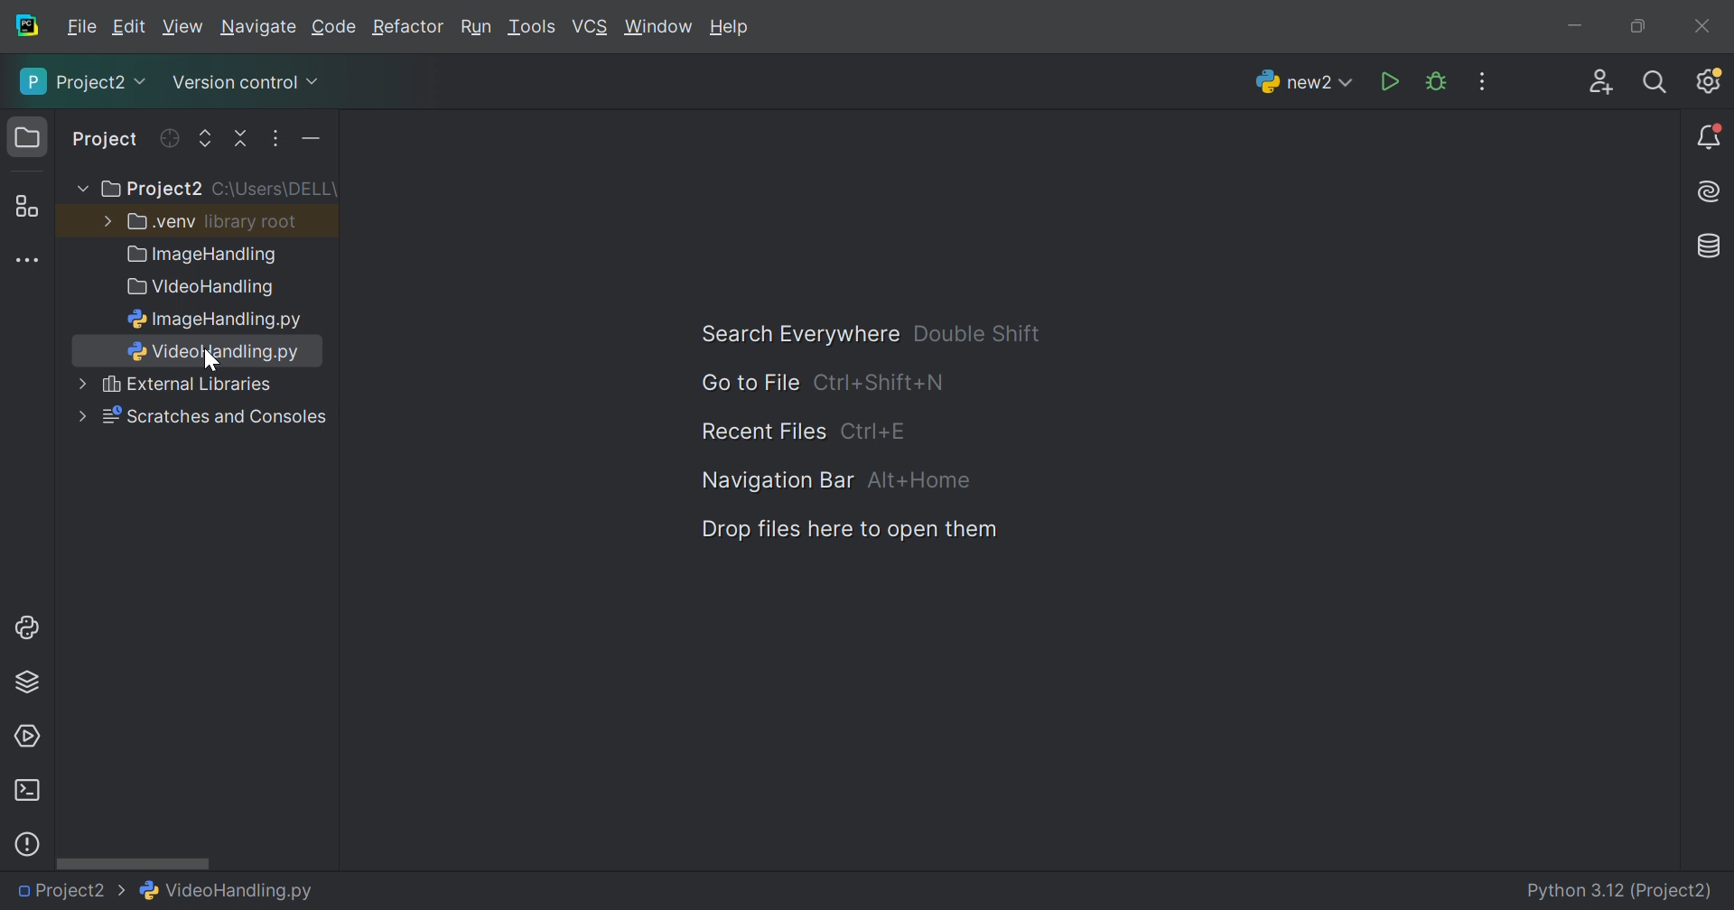  I want to click on More, so click(79, 190).